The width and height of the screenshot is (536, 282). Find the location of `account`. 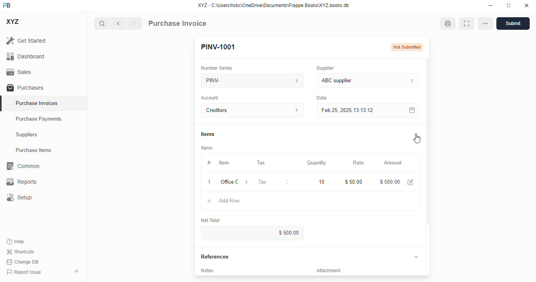

account is located at coordinates (210, 98).